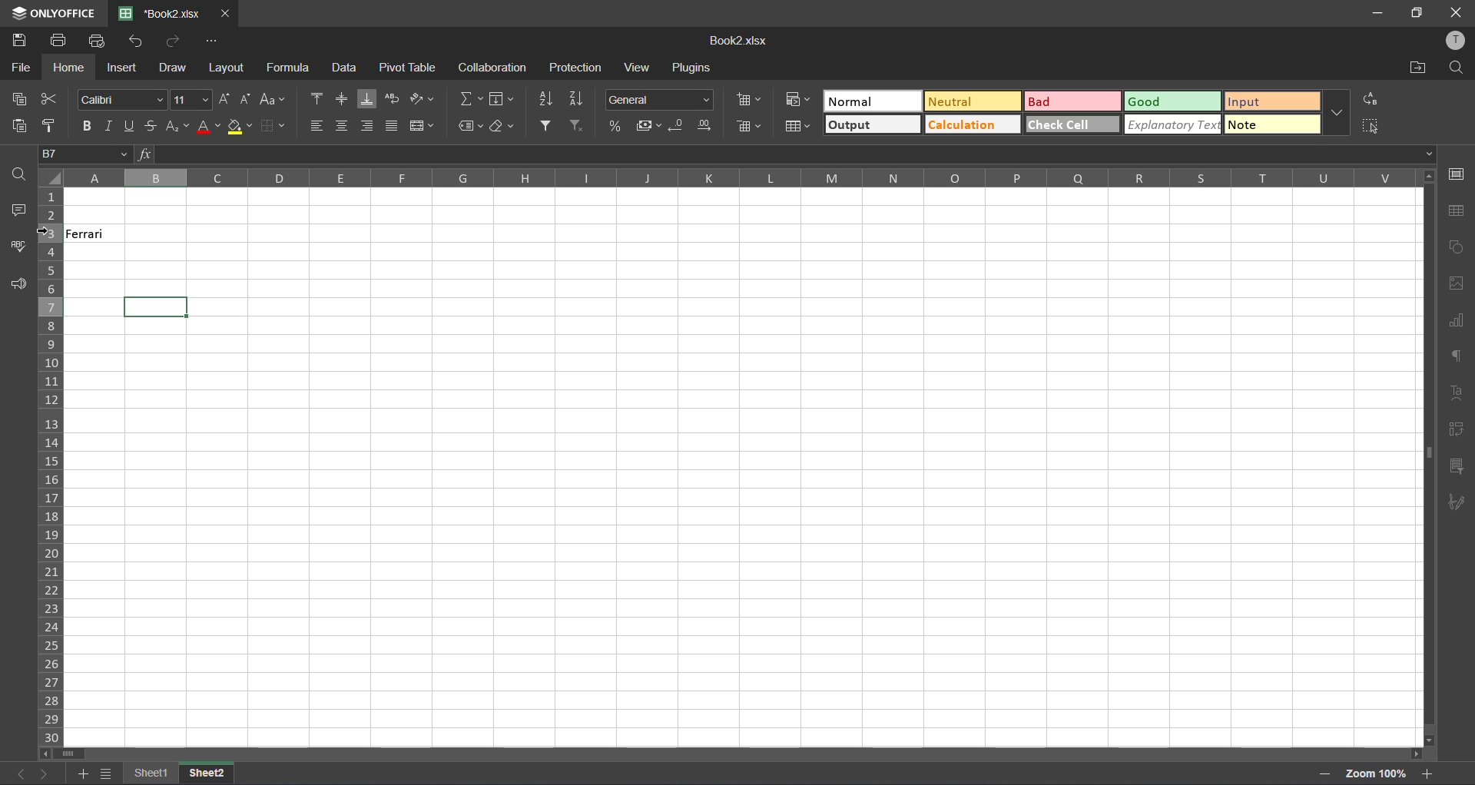  Describe the element at coordinates (240, 128) in the screenshot. I see `fill color` at that location.